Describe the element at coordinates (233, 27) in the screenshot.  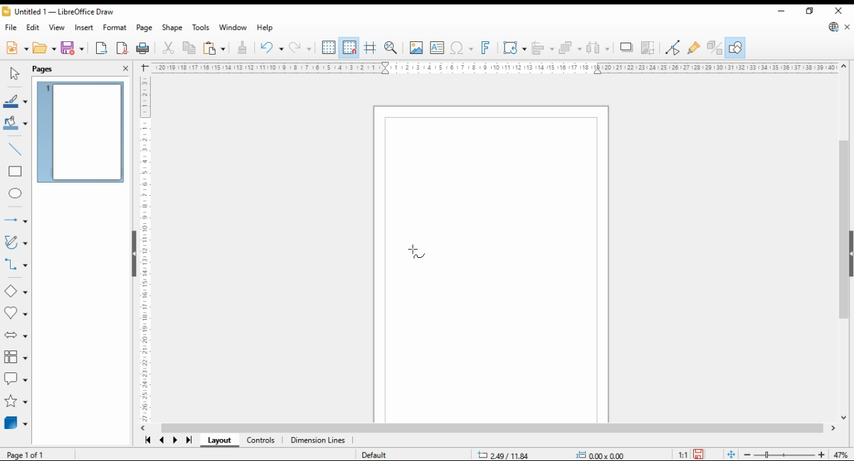
I see `window` at that location.